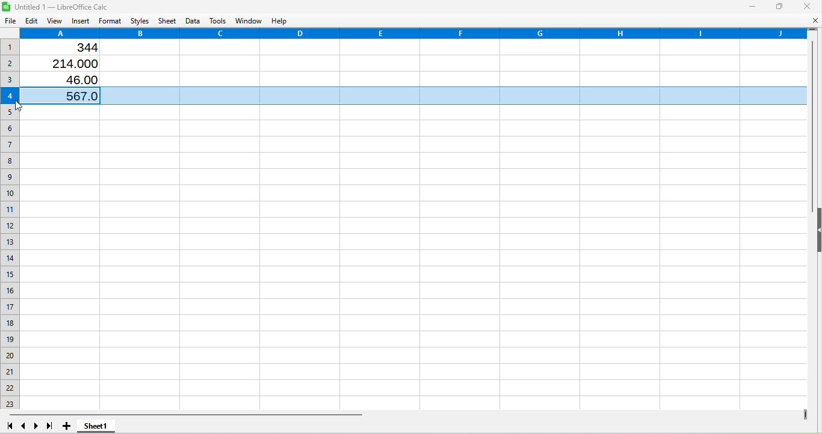 The height and width of the screenshot is (434, 822). Describe the element at coordinates (61, 6) in the screenshot. I see `Untitled 1 — LibreOffice Calc` at that location.